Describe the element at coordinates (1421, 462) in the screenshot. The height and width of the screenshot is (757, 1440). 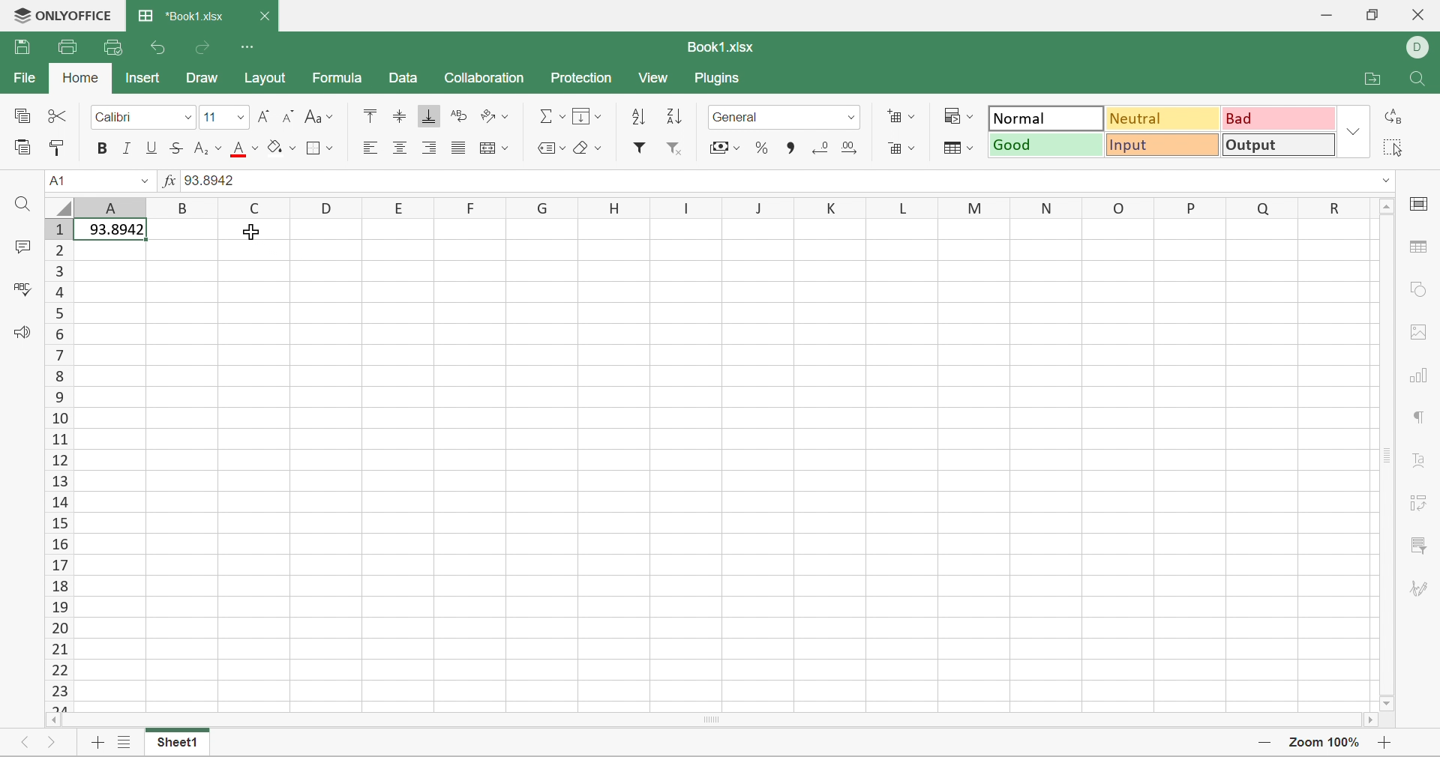
I see `Text Art settings` at that location.